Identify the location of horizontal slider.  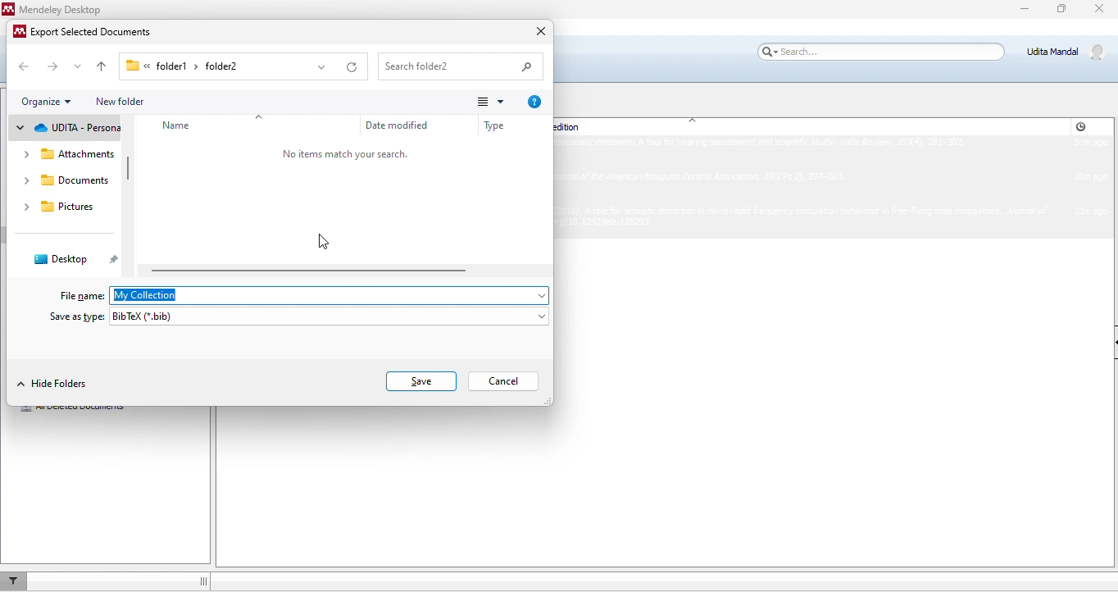
(316, 270).